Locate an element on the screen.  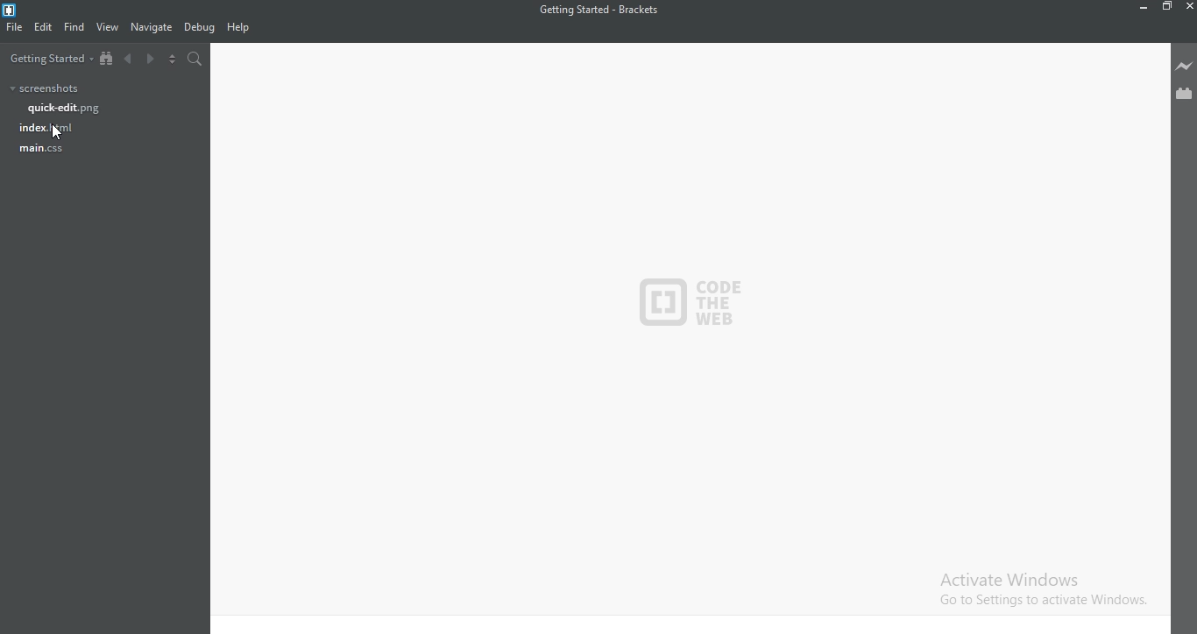
cursor is located at coordinates (59, 131).